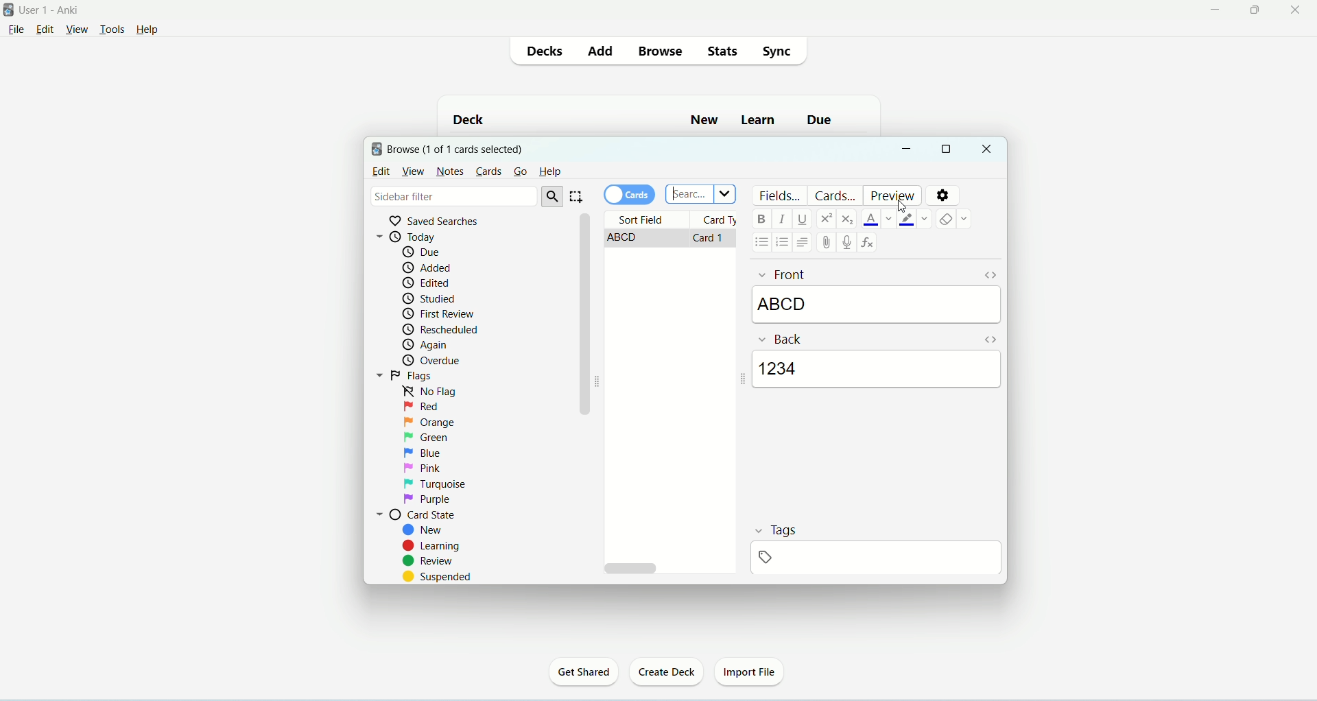  What do you see at coordinates (450, 171) in the screenshot?
I see `notes` at bounding box center [450, 171].